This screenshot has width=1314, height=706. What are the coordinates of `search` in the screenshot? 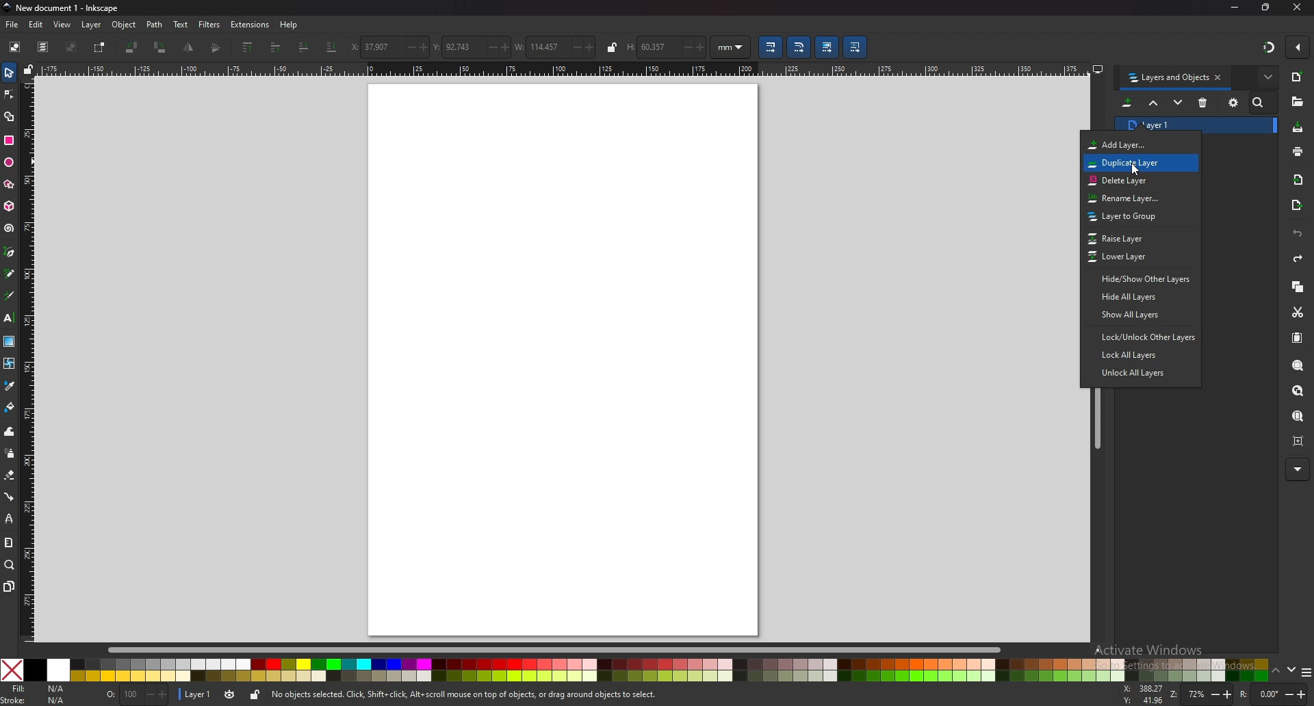 It's located at (1260, 103).